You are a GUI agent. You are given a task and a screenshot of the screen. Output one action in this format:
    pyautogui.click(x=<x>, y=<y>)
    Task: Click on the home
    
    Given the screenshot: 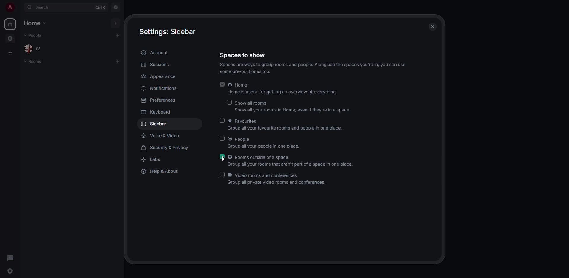 What is the action you would take?
    pyautogui.click(x=11, y=24)
    